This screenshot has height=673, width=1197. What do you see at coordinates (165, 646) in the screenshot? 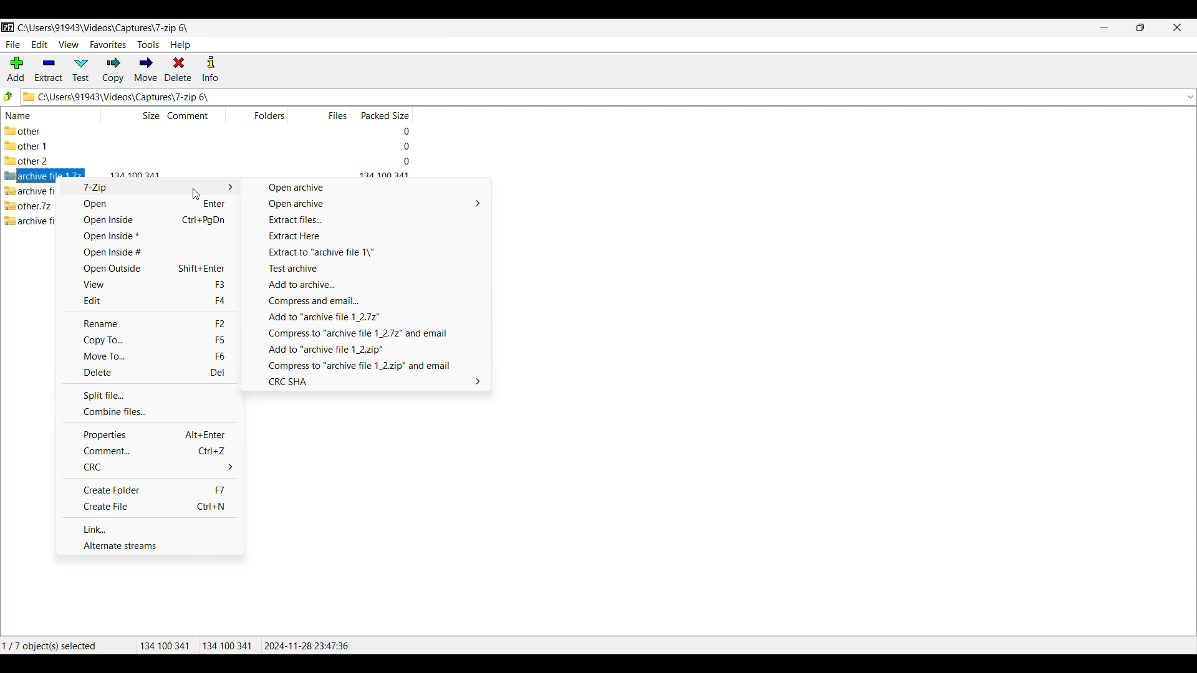
I see `134100 341` at bounding box center [165, 646].